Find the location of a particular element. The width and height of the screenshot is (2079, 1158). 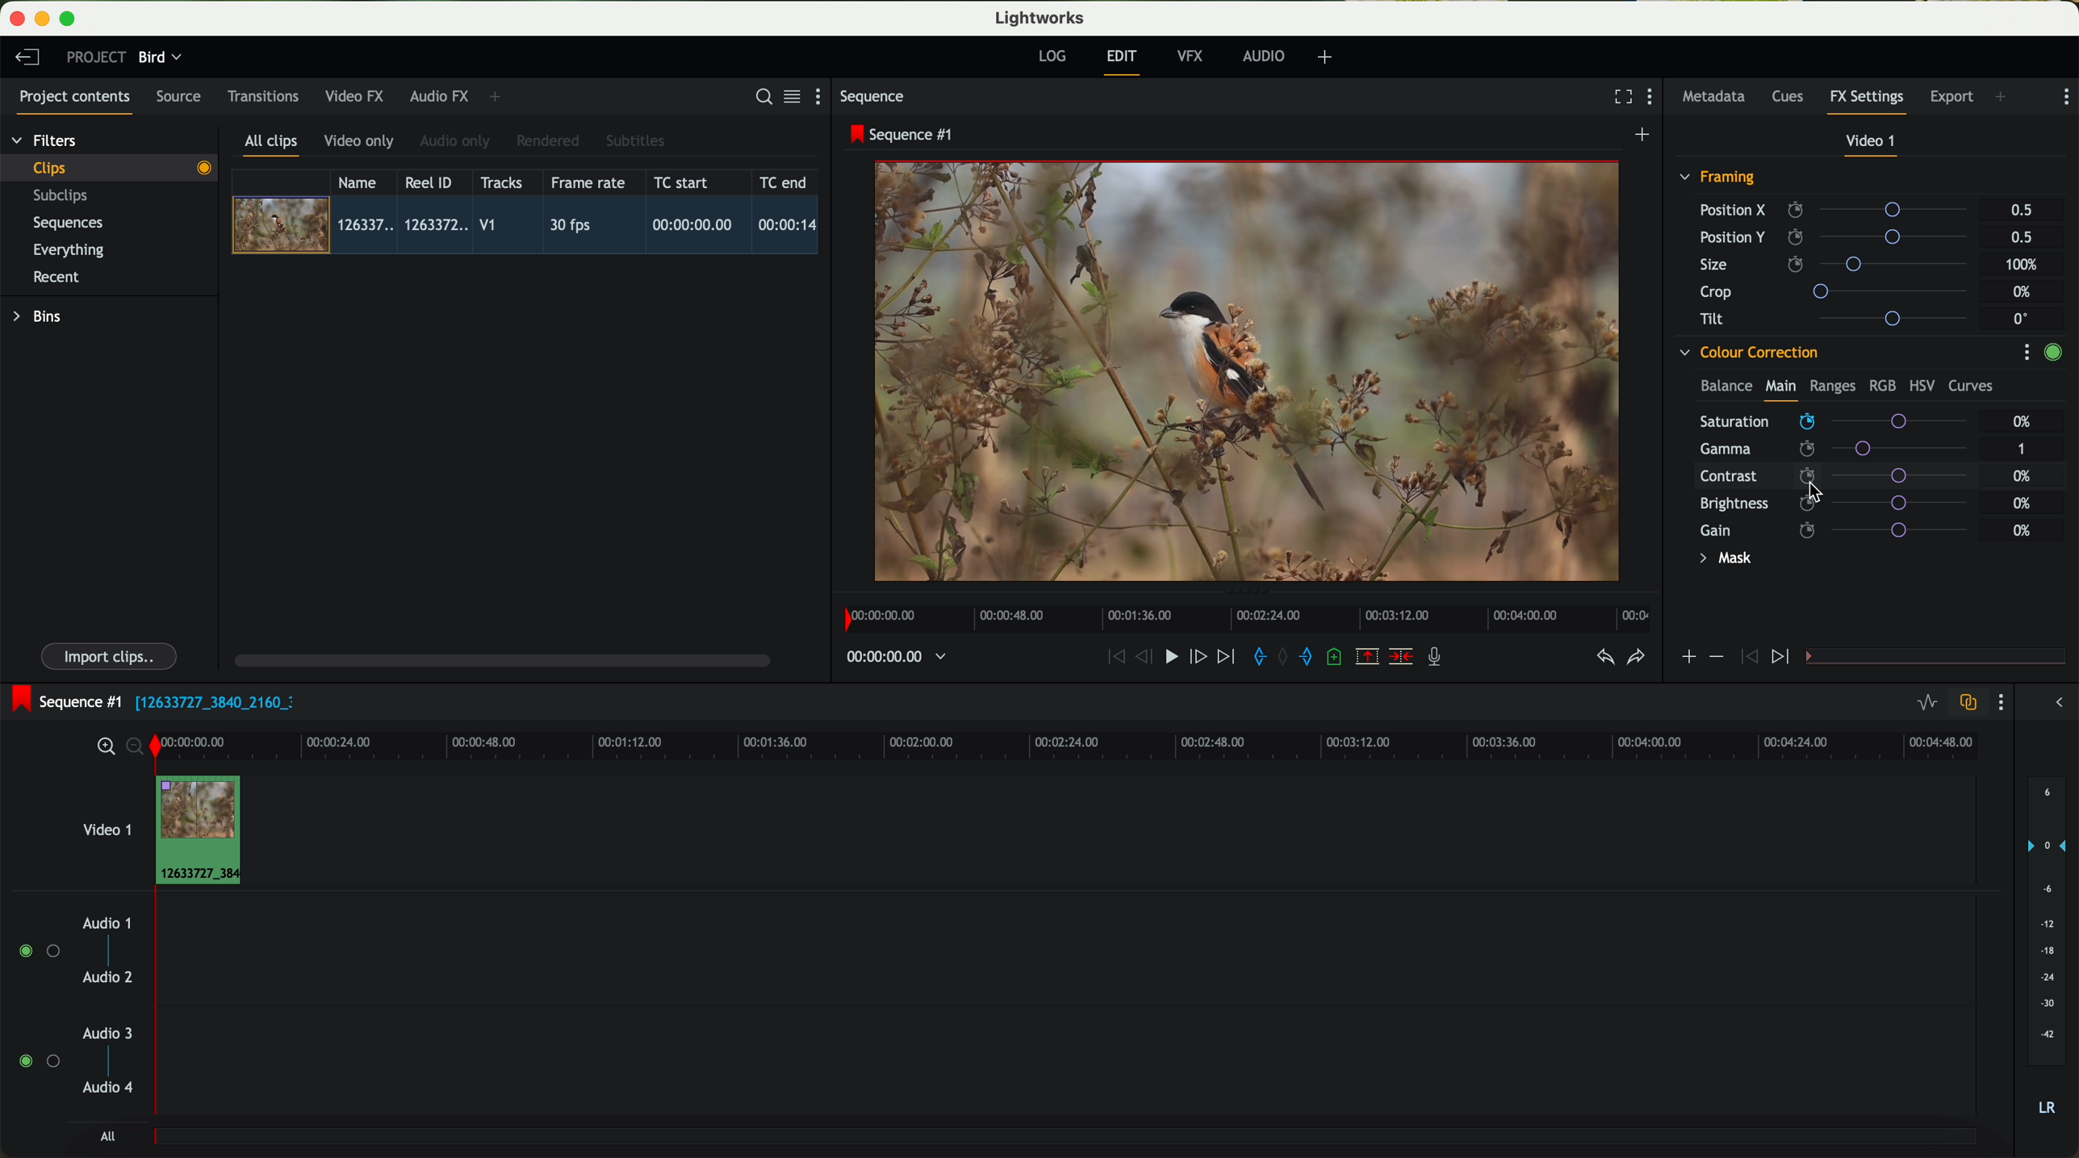

drag video to video track 1 is located at coordinates (205, 831).